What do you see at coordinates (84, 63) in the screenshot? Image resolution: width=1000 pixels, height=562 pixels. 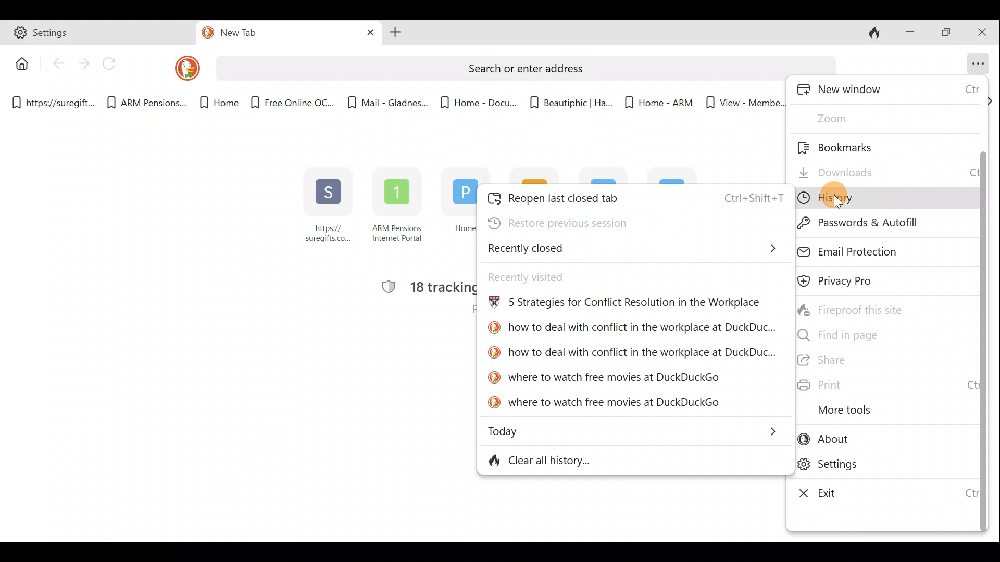 I see `Forward` at bounding box center [84, 63].